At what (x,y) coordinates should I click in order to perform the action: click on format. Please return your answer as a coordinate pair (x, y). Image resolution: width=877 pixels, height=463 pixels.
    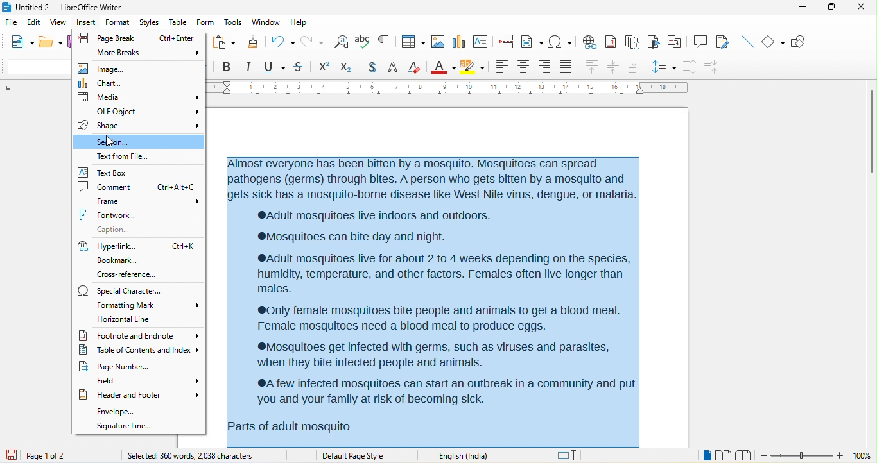
    Looking at the image, I should click on (117, 22).